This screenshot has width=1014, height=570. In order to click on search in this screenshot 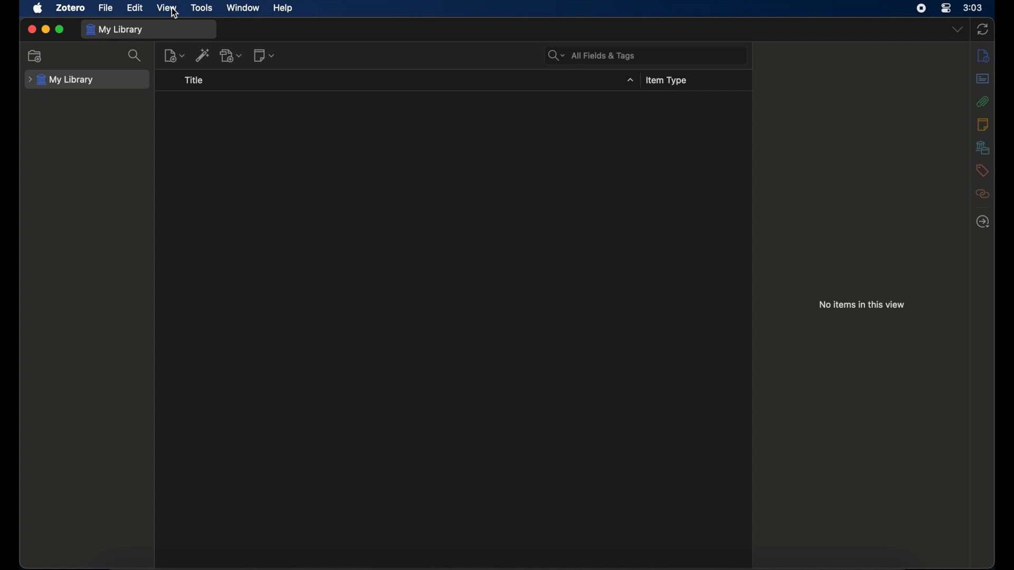, I will do `click(134, 55)`.